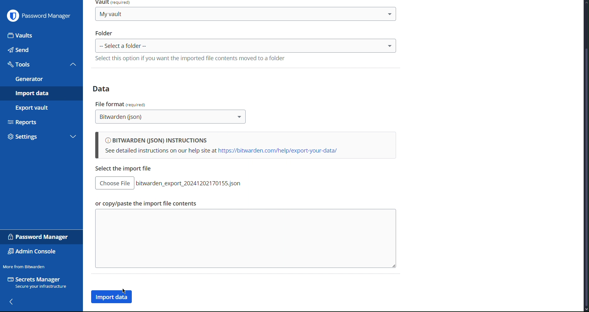  I want to click on select this option if you wanr rge impported file contents moved to a folder, so click(189, 58).